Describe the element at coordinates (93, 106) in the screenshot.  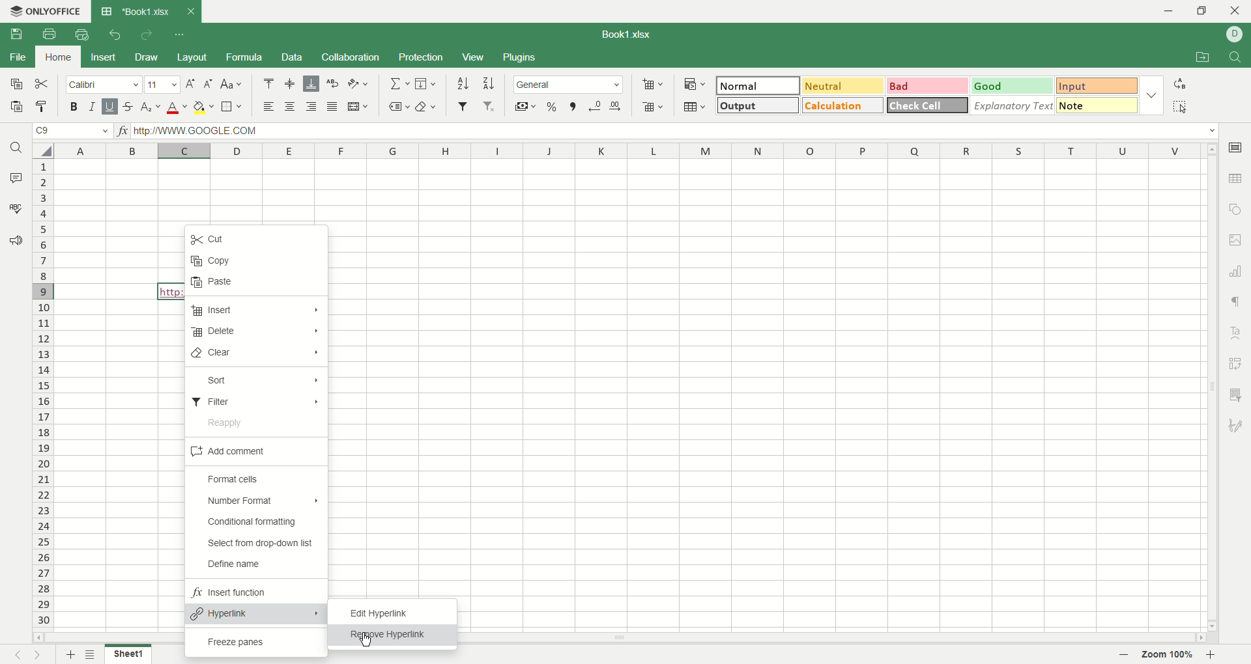
I see `italic` at that location.